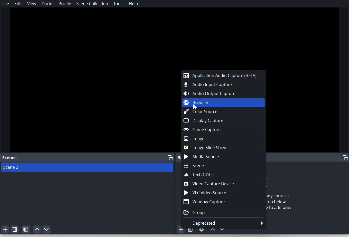  What do you see at coordinates (223, 102) in the screenshot?
I see `Browse` at bounding box center [223, 102].